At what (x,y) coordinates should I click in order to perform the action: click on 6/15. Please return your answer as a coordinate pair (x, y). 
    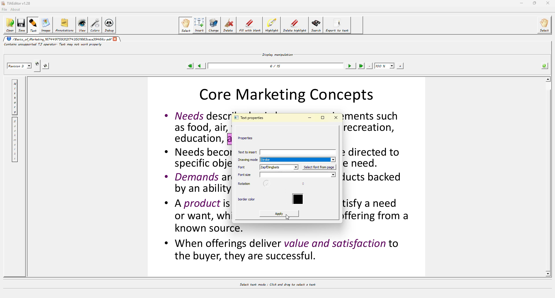
    Looking at the image, I should click on (276, 68).